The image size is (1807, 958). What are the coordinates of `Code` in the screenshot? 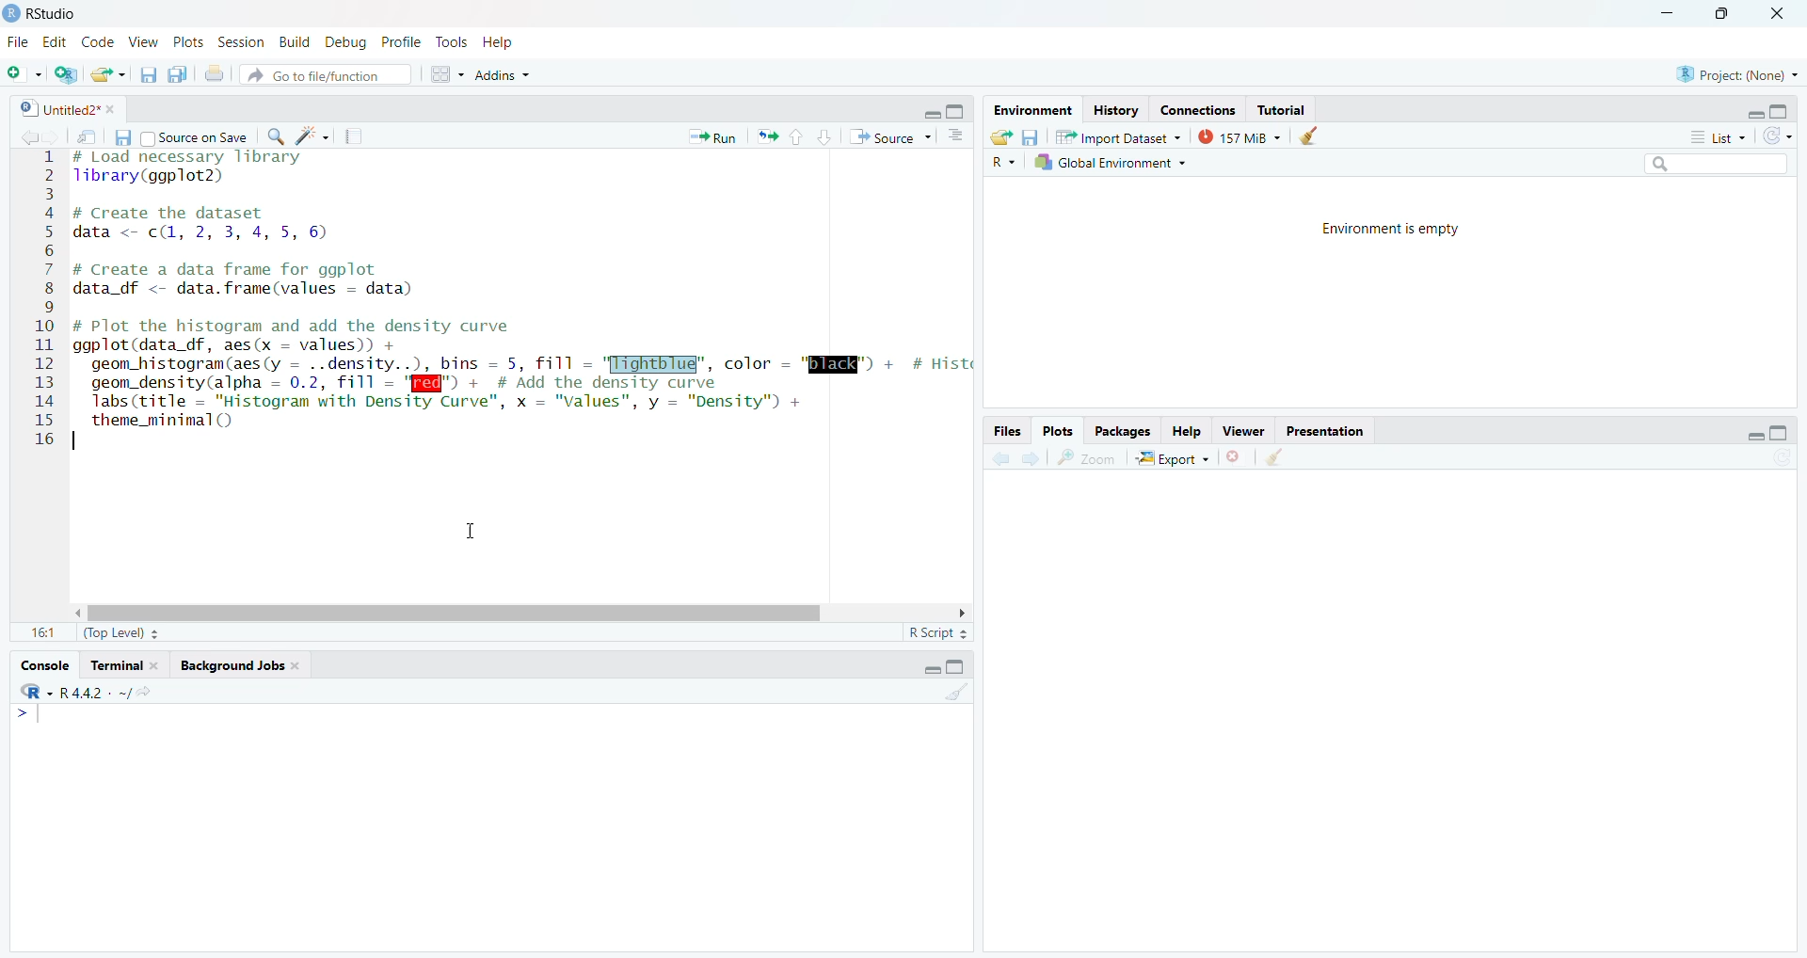 It's located at (96, 40).